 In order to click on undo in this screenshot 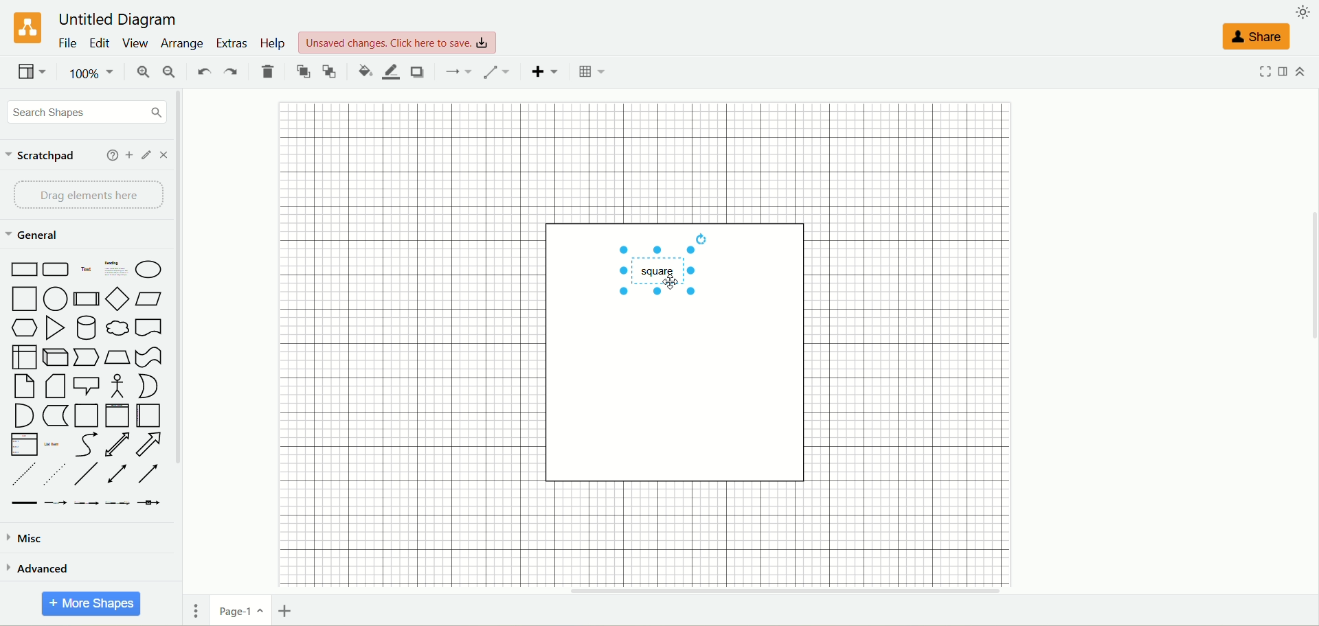, I will do `click(203, 73)`.